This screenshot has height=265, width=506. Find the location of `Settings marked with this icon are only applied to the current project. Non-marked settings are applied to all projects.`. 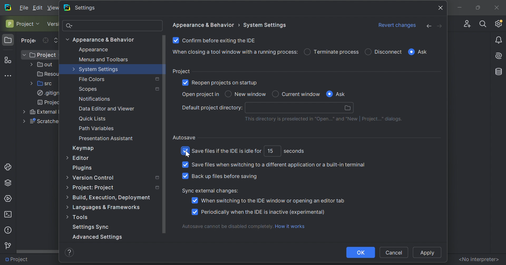

Settings marked with this icon are only applied to the current project. Non-marked settings are applied to all projects. is located at coordinates (157, 89).